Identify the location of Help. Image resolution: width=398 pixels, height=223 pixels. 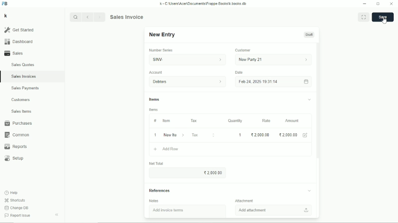
(12, 192).